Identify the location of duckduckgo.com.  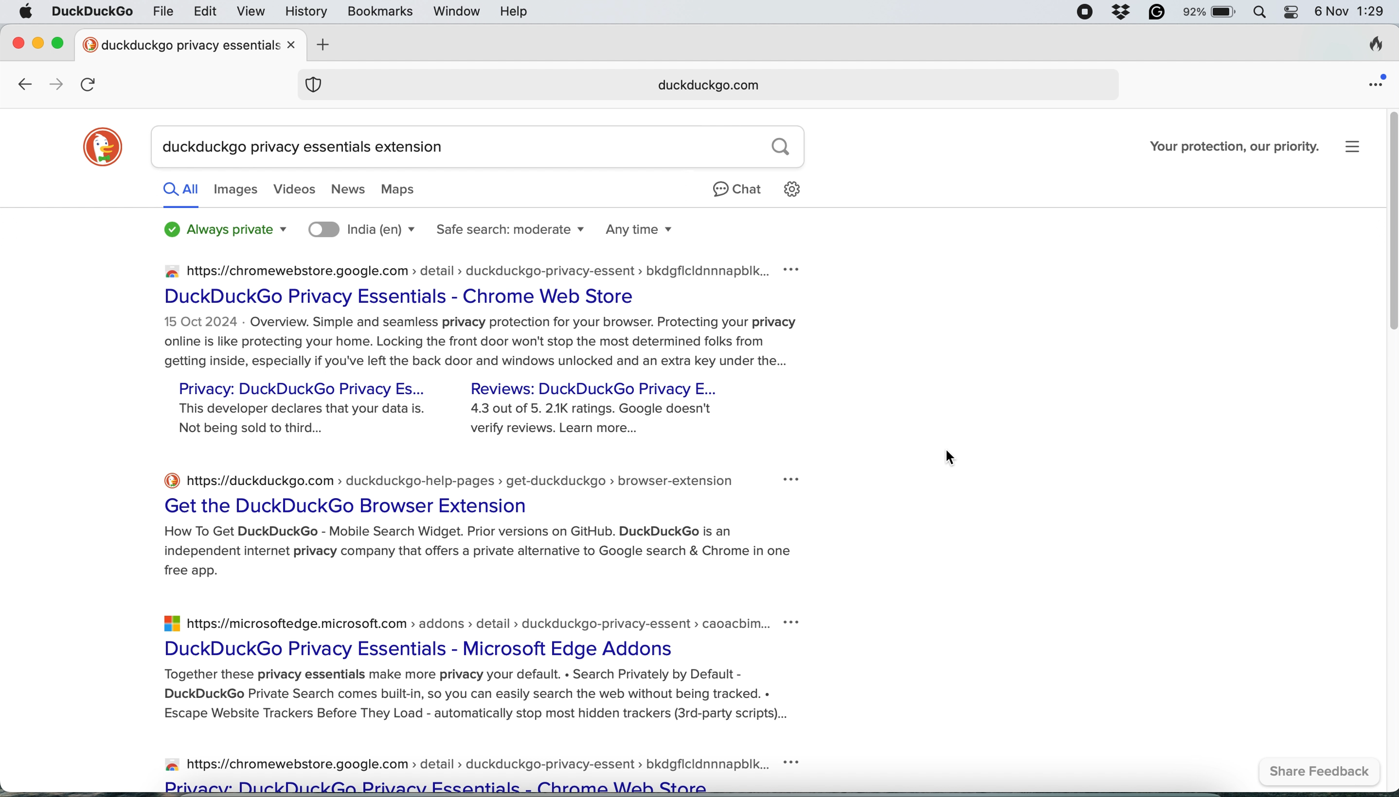
(708, 85).